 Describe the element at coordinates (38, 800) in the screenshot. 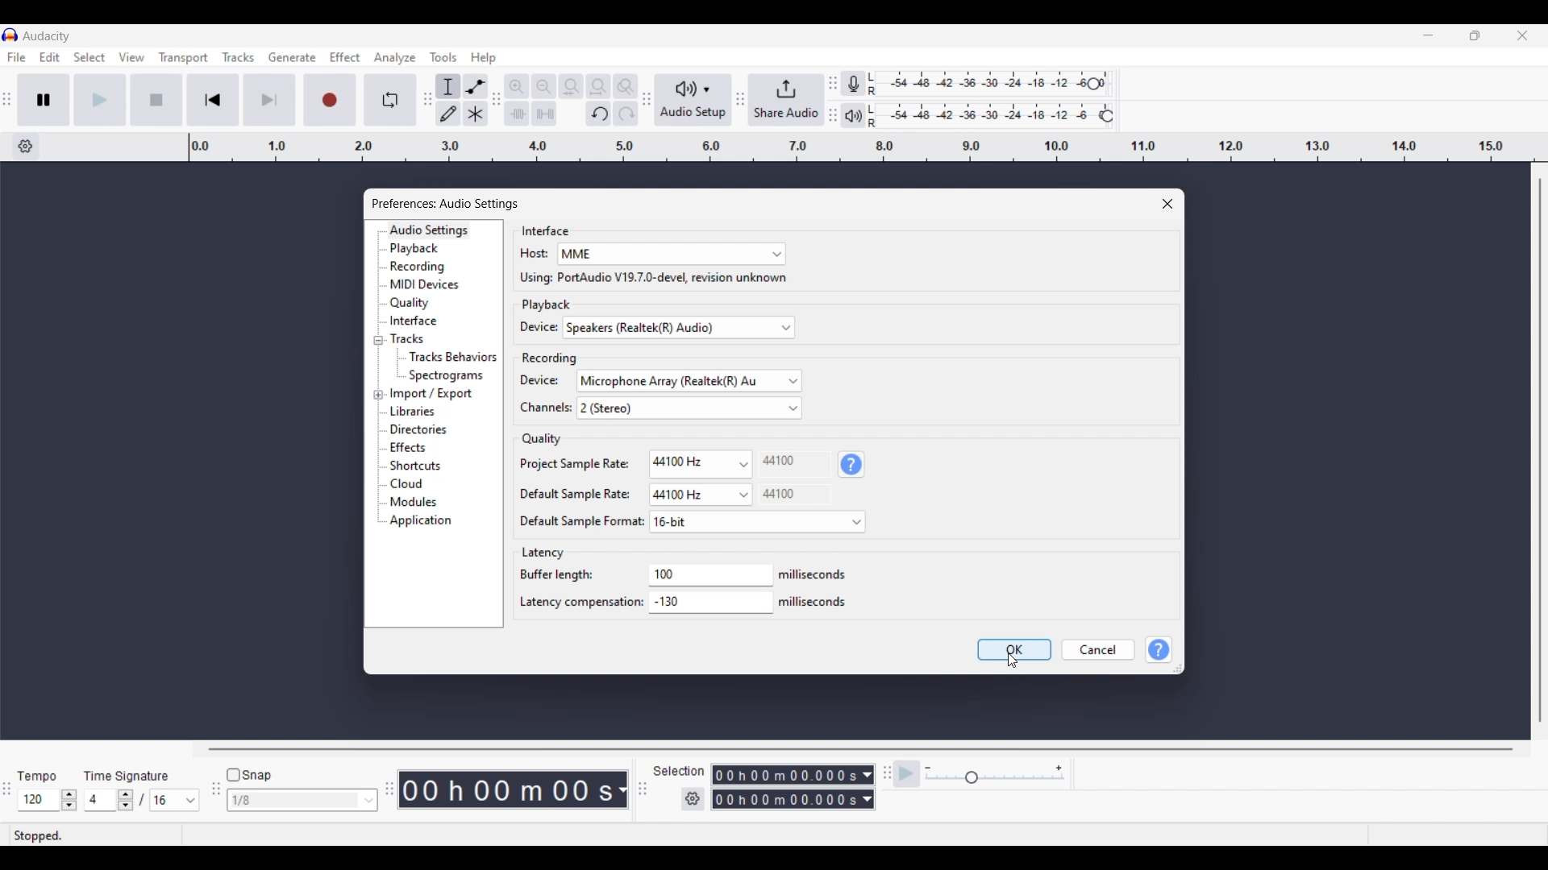

I see `Selected tempo` at that location.